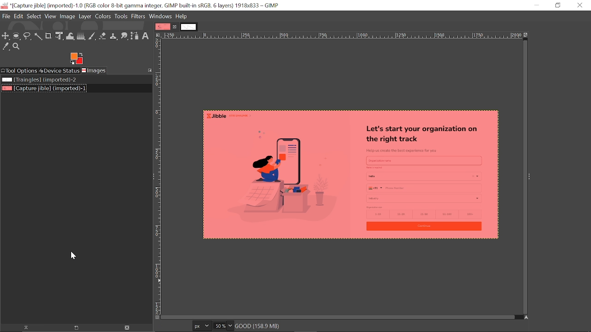 This screenshot has height=332, width=591. What do you see at coordinates (219, 326) in the screenshot?
I see `Current zoom` at bounding box center [219, 326].